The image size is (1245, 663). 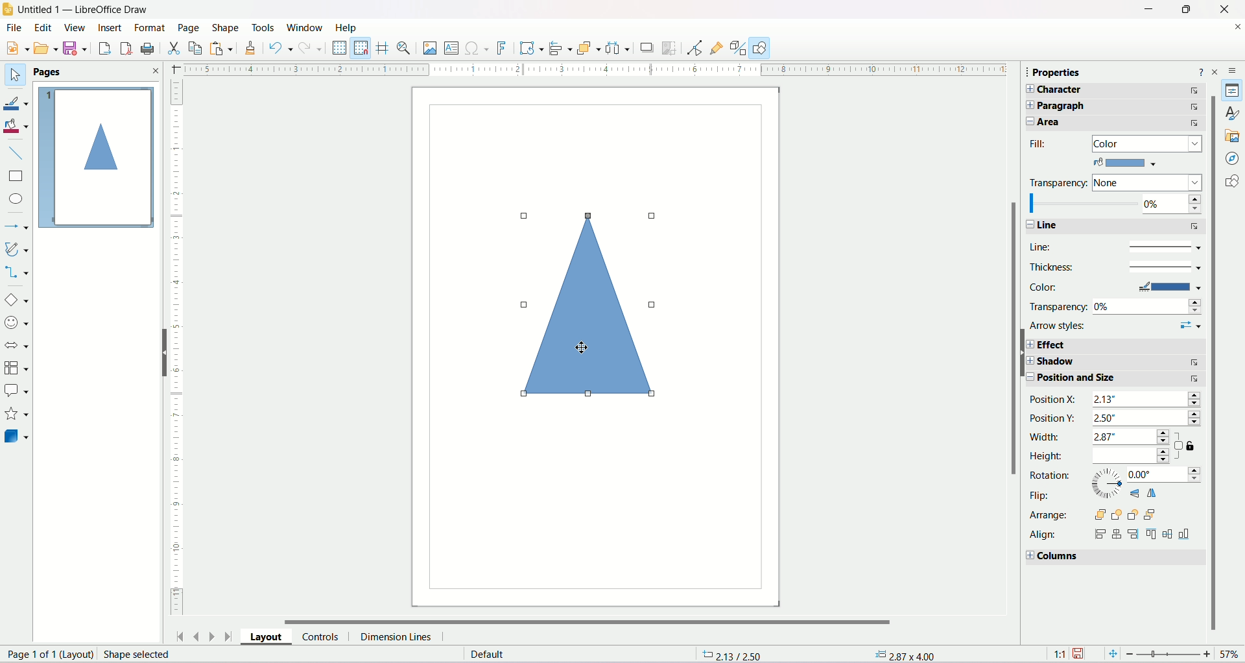 What do you see at coordinates (73, 28) in the screenshot?
I see `View` at bounding box center [73, 28].